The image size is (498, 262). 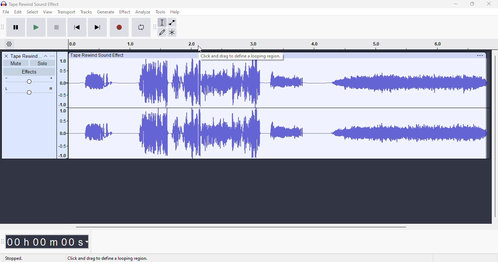 I want to click on timeline options, so click(x=10, y=44).